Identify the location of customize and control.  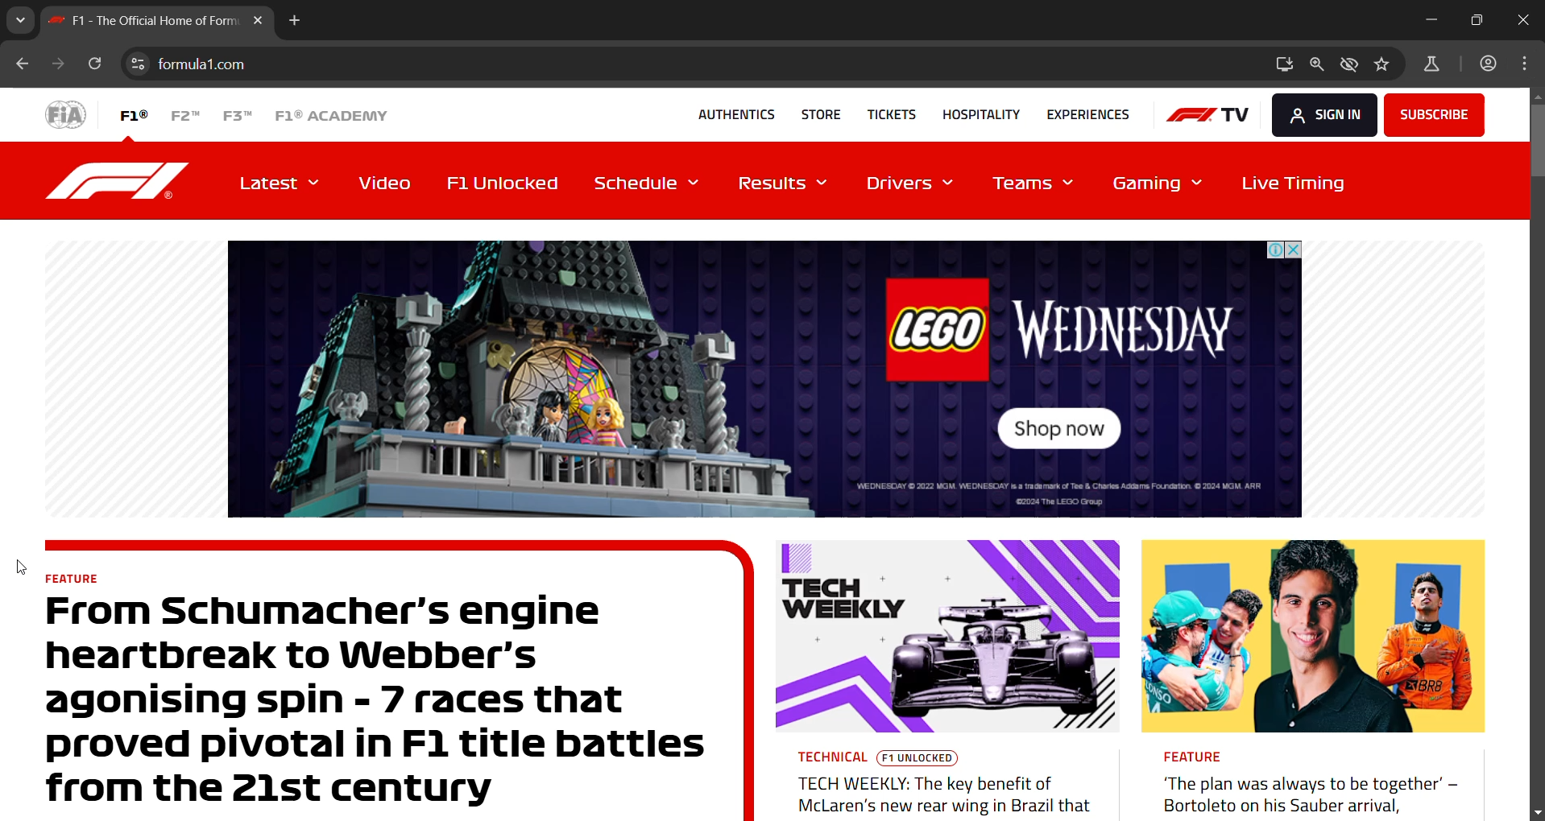
(1529, 64).